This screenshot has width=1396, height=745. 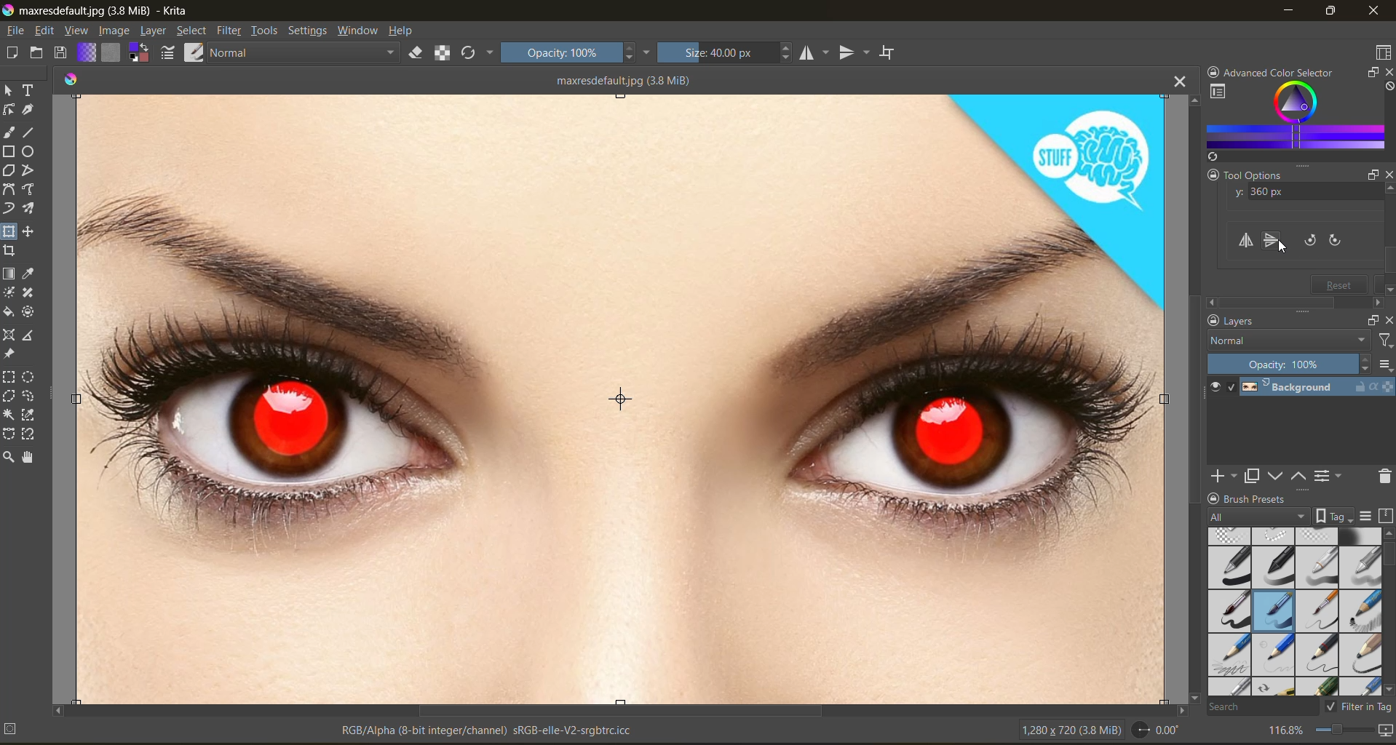 I want to click on choose workspace, so click(x=1383, y=52).